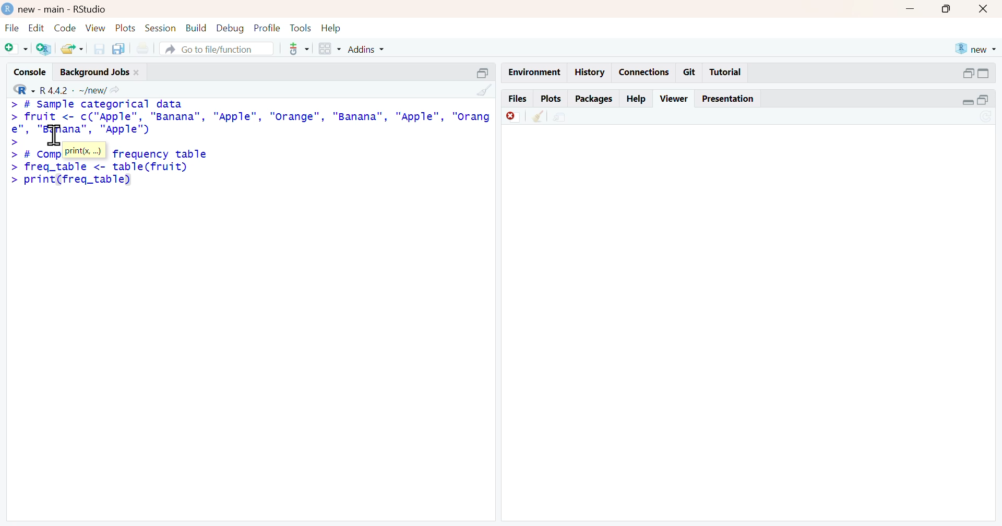 The image size is (1002, 526). What do you see at coordinates (126, 29) in the screenshot?
I see `plots` at bounding box center [126, 29].